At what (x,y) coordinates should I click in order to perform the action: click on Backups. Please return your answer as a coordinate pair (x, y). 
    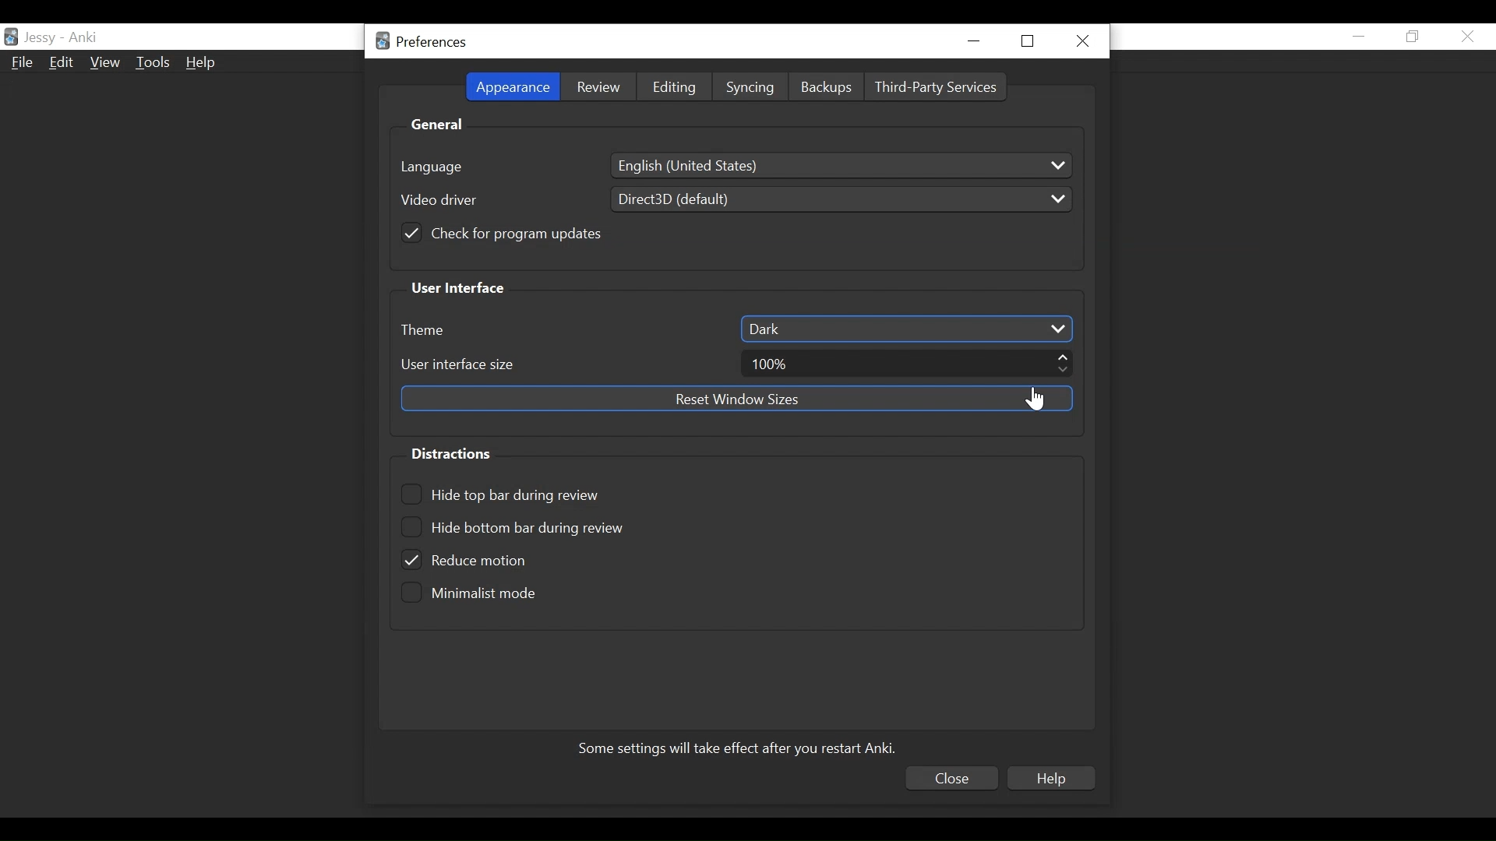
    Looking at the image, I should click on (828, 88).